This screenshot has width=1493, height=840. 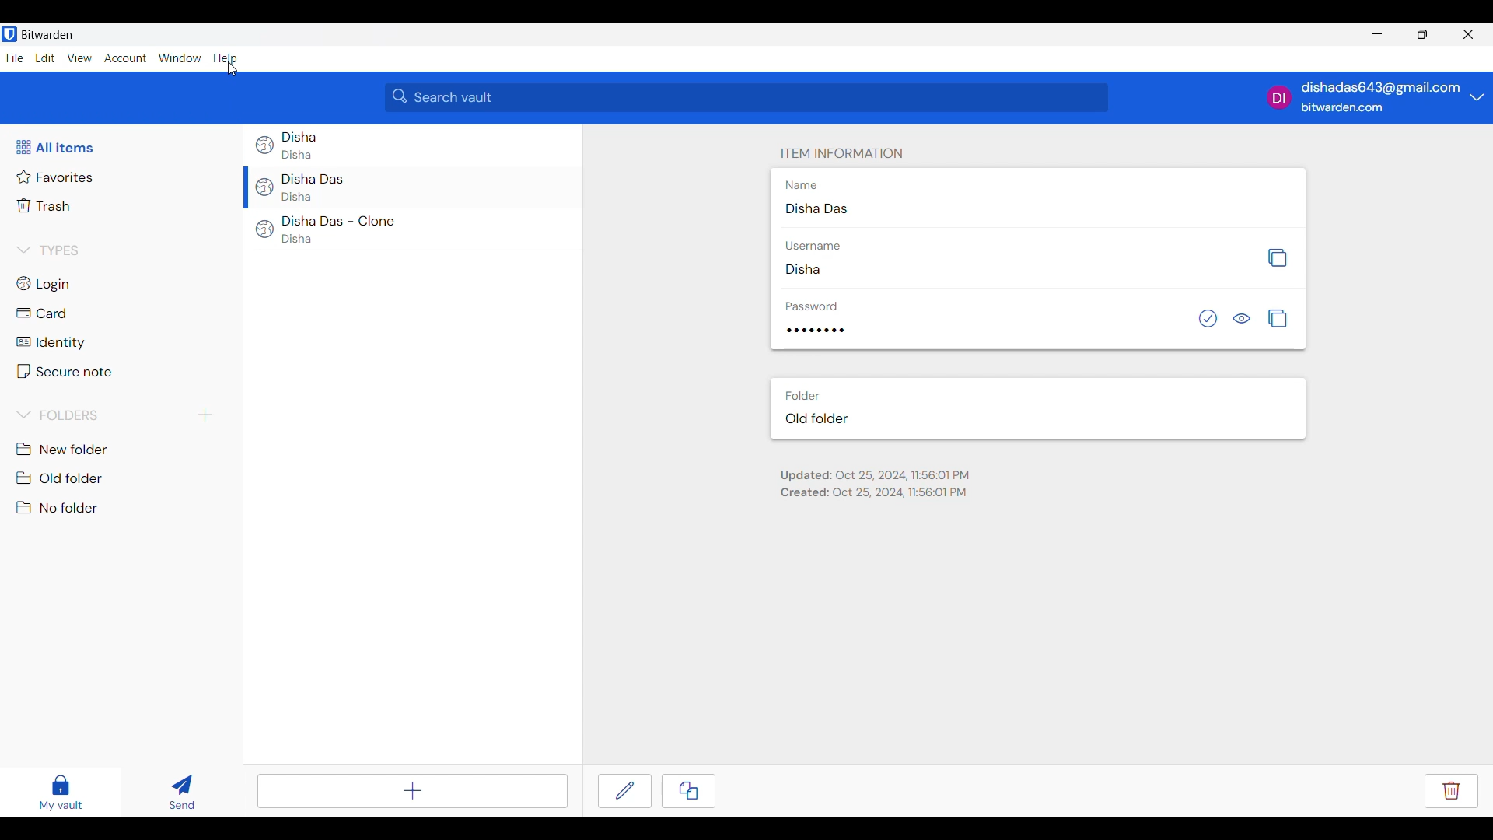 What do you see at coordinates (802, 185) in the screenshot?
I see `Name` at bounding box center [802, 185].